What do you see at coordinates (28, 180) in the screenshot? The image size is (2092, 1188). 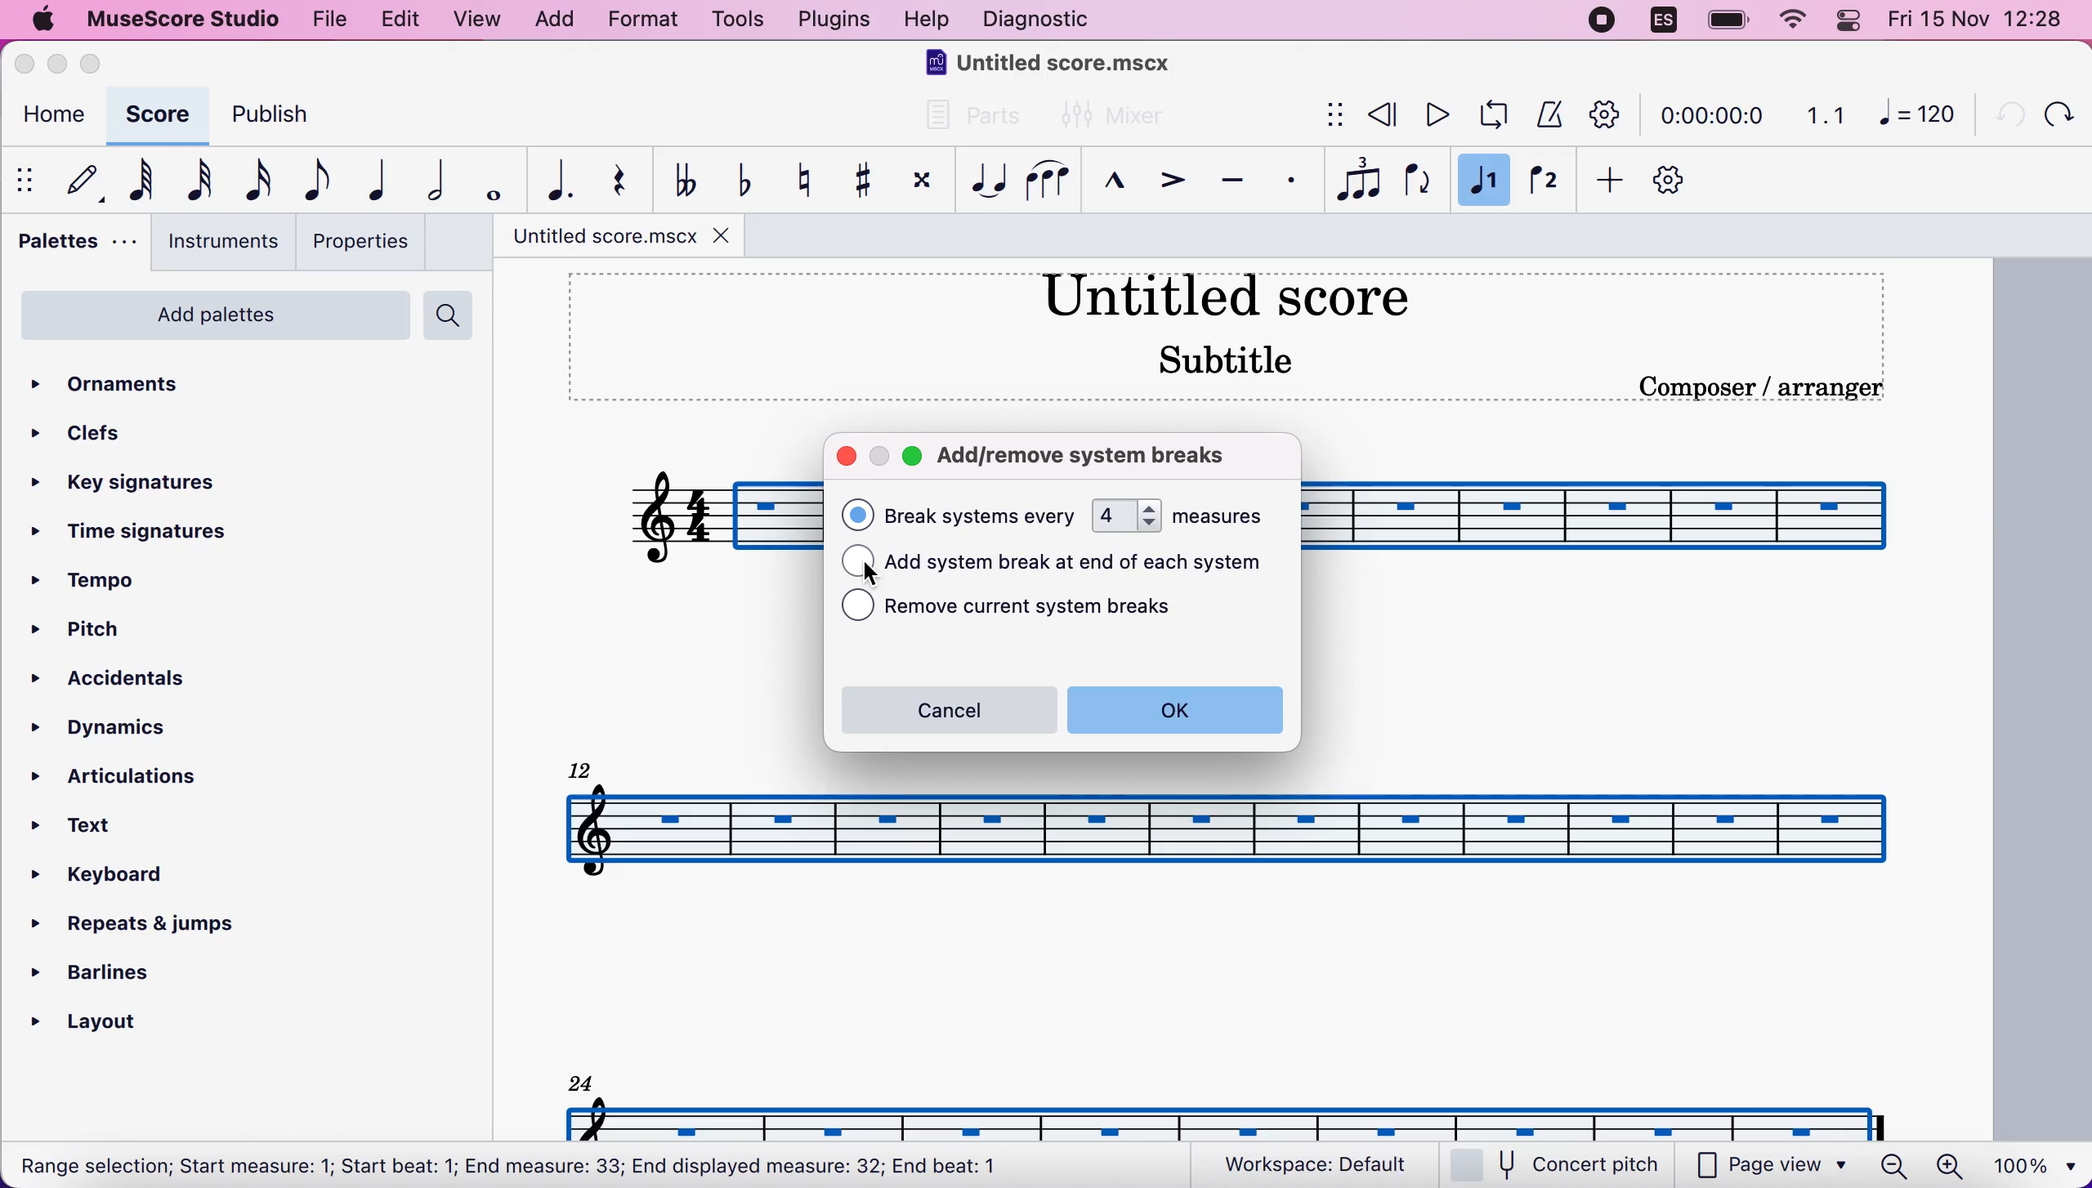 I see `show/hide` at bounding box center [28, 180].